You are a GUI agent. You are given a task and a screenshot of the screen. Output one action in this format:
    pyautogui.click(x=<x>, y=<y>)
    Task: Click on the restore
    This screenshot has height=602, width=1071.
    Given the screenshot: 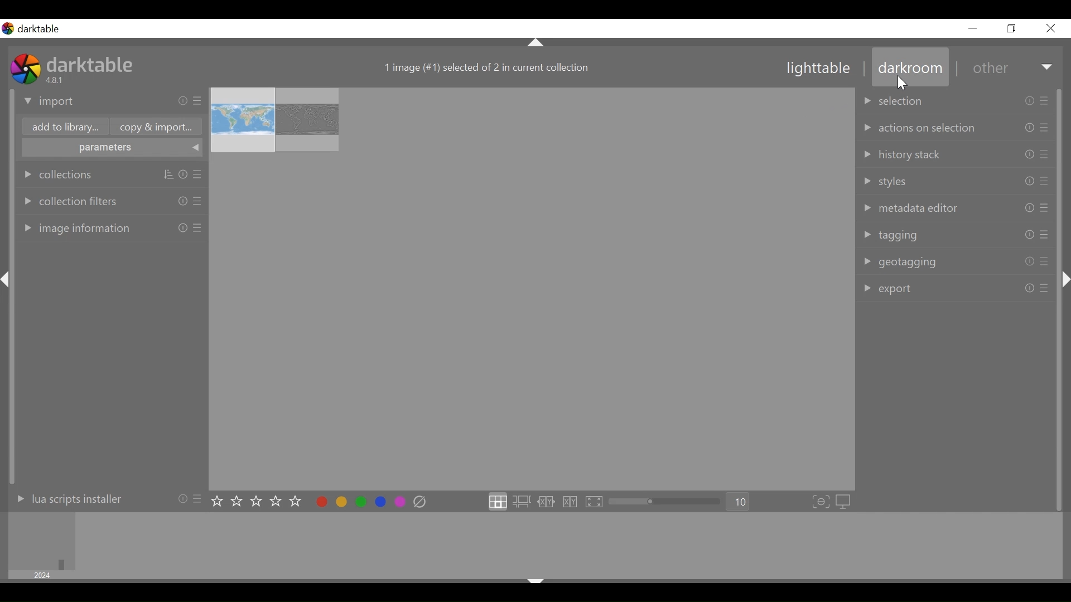 What is the action you would take?
    pyautogui.click(x=1012, y=28)
    